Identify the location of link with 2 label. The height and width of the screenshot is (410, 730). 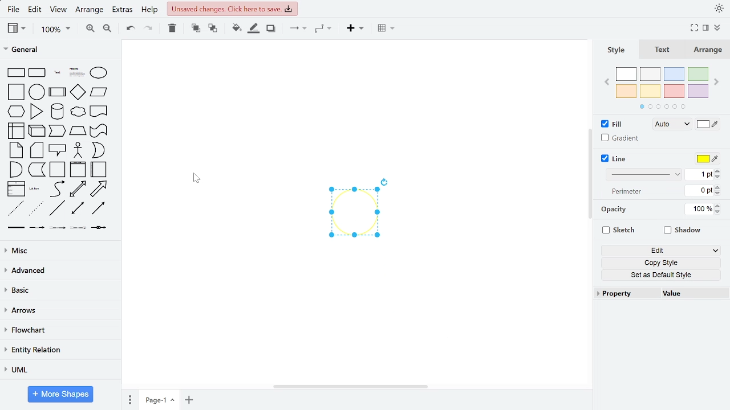
(57, 227).